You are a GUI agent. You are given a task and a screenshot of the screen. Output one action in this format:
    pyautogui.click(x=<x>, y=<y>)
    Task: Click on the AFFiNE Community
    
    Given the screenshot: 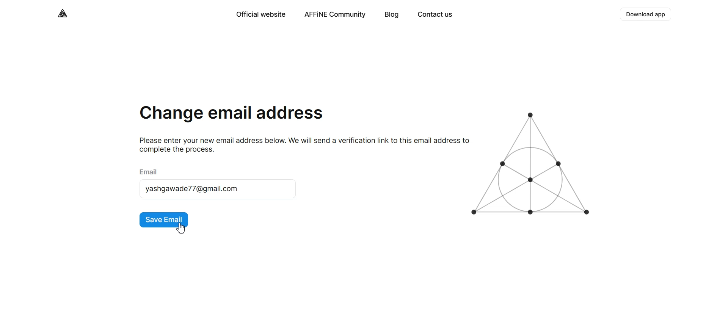 What is the action you would take?
    pyautogui.click(x=335, y=15)
    